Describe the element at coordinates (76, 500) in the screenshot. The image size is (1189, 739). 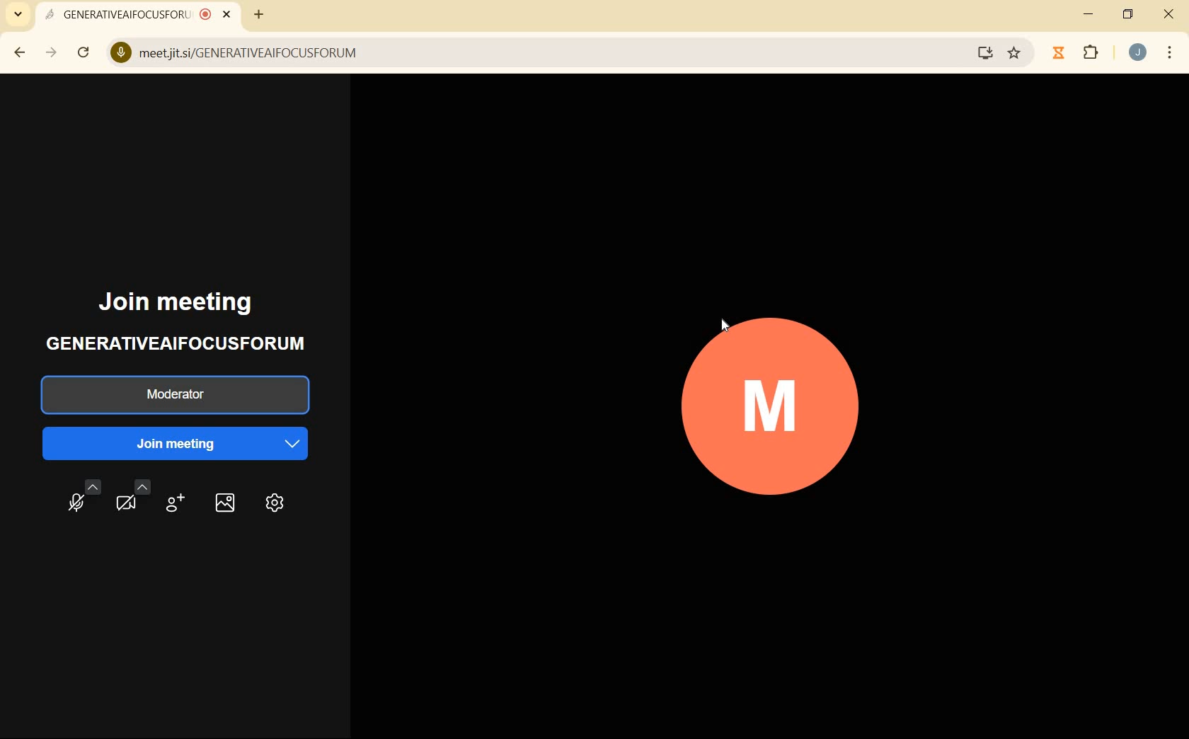
I see `MICROPHONE` at that location.